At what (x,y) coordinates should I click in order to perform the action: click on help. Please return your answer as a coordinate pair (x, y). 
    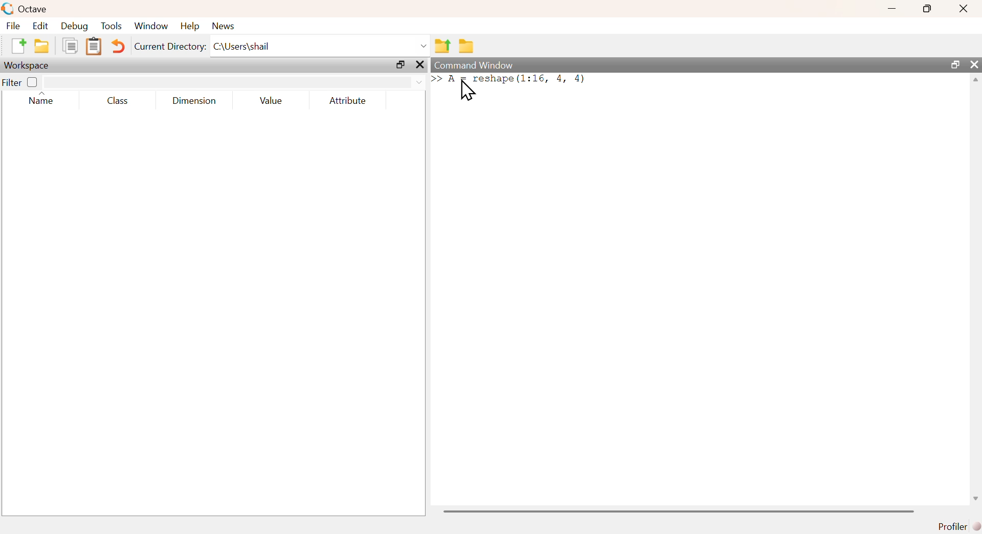
    Looking at the image, I should click on (191, 27).